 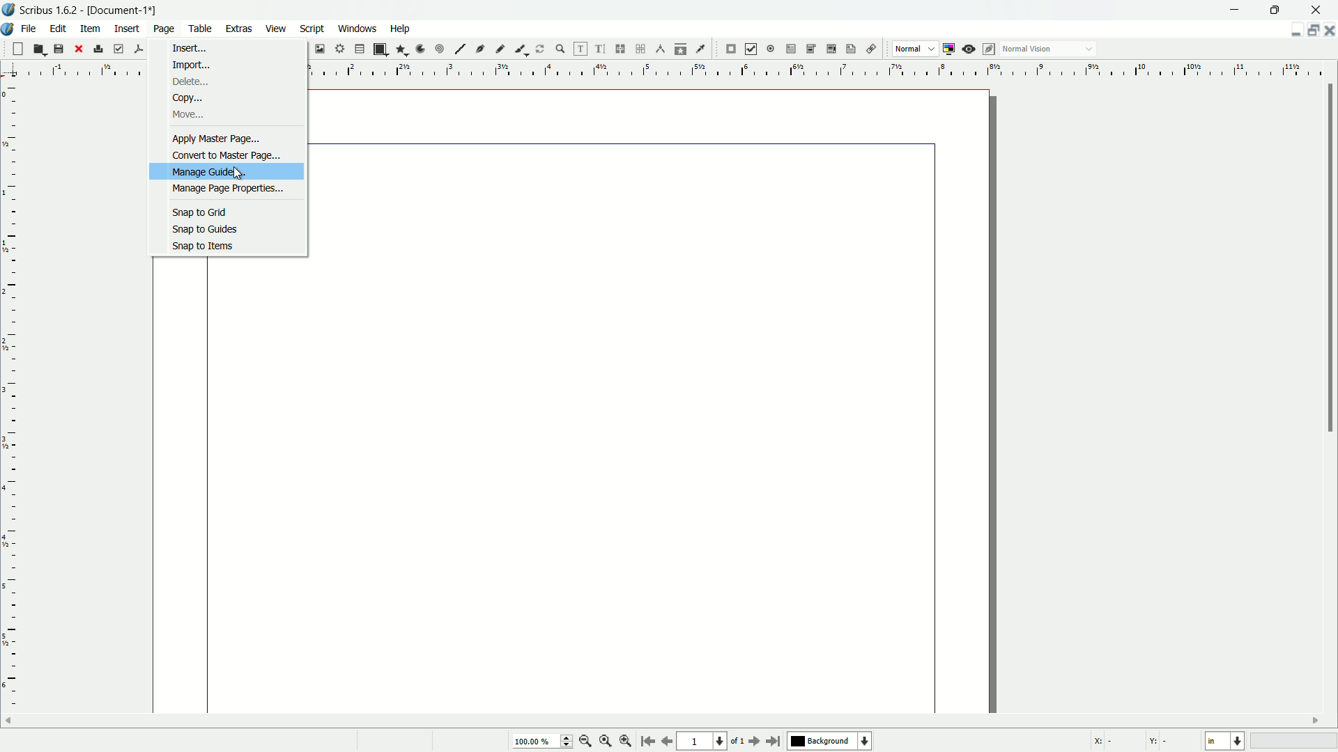 What do you see at coordinates (606, 742) in the screenshot?
I see `zoom to 100%` at bounding box center [606, 742].